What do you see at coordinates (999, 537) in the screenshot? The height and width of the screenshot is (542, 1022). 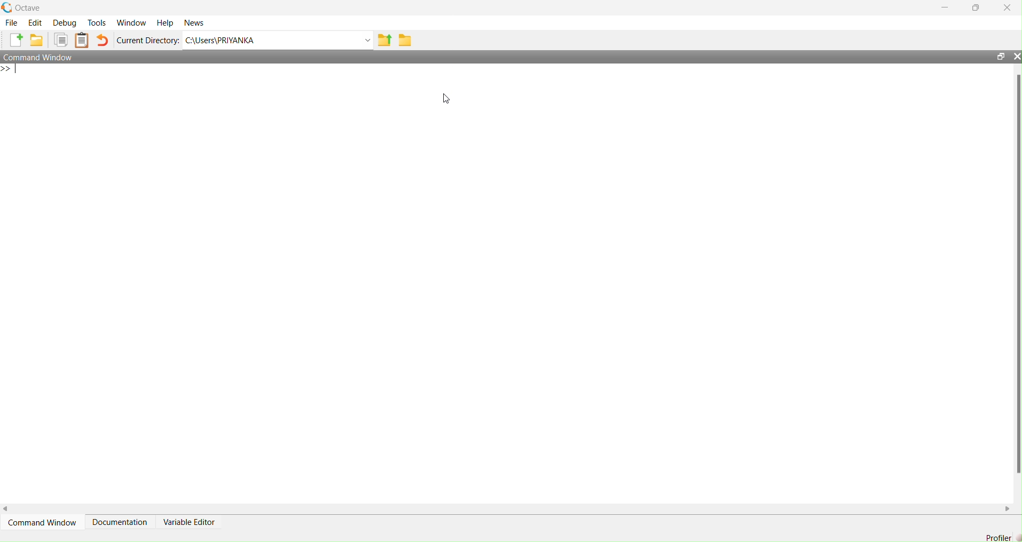 I see `profiler` at bounding box center [999, 537].